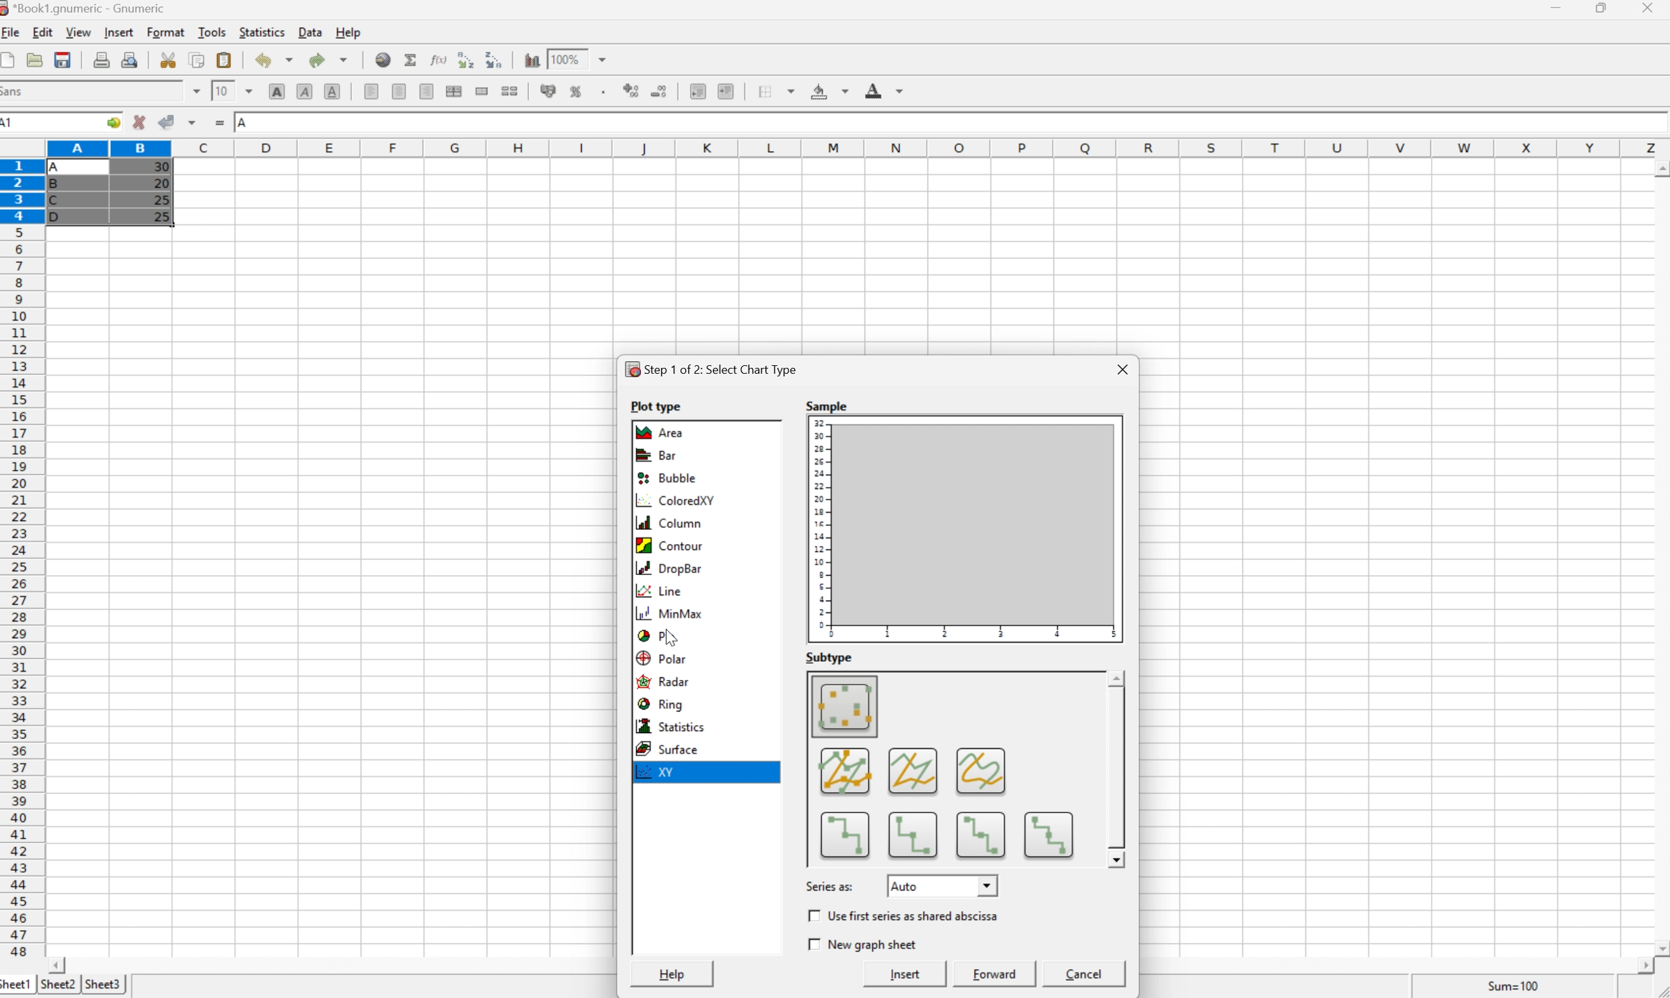 The width and height of the screenshot is (1670, 998). Describe the element at coordinates (165, 121) in the screenshot. I see `Accept Changes` at that location.